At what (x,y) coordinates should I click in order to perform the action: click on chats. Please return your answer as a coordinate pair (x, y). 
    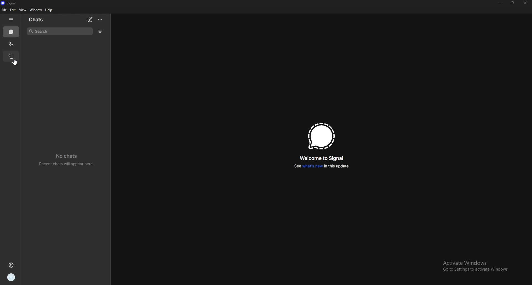
    Looking at the image, I should click on (40, 20).